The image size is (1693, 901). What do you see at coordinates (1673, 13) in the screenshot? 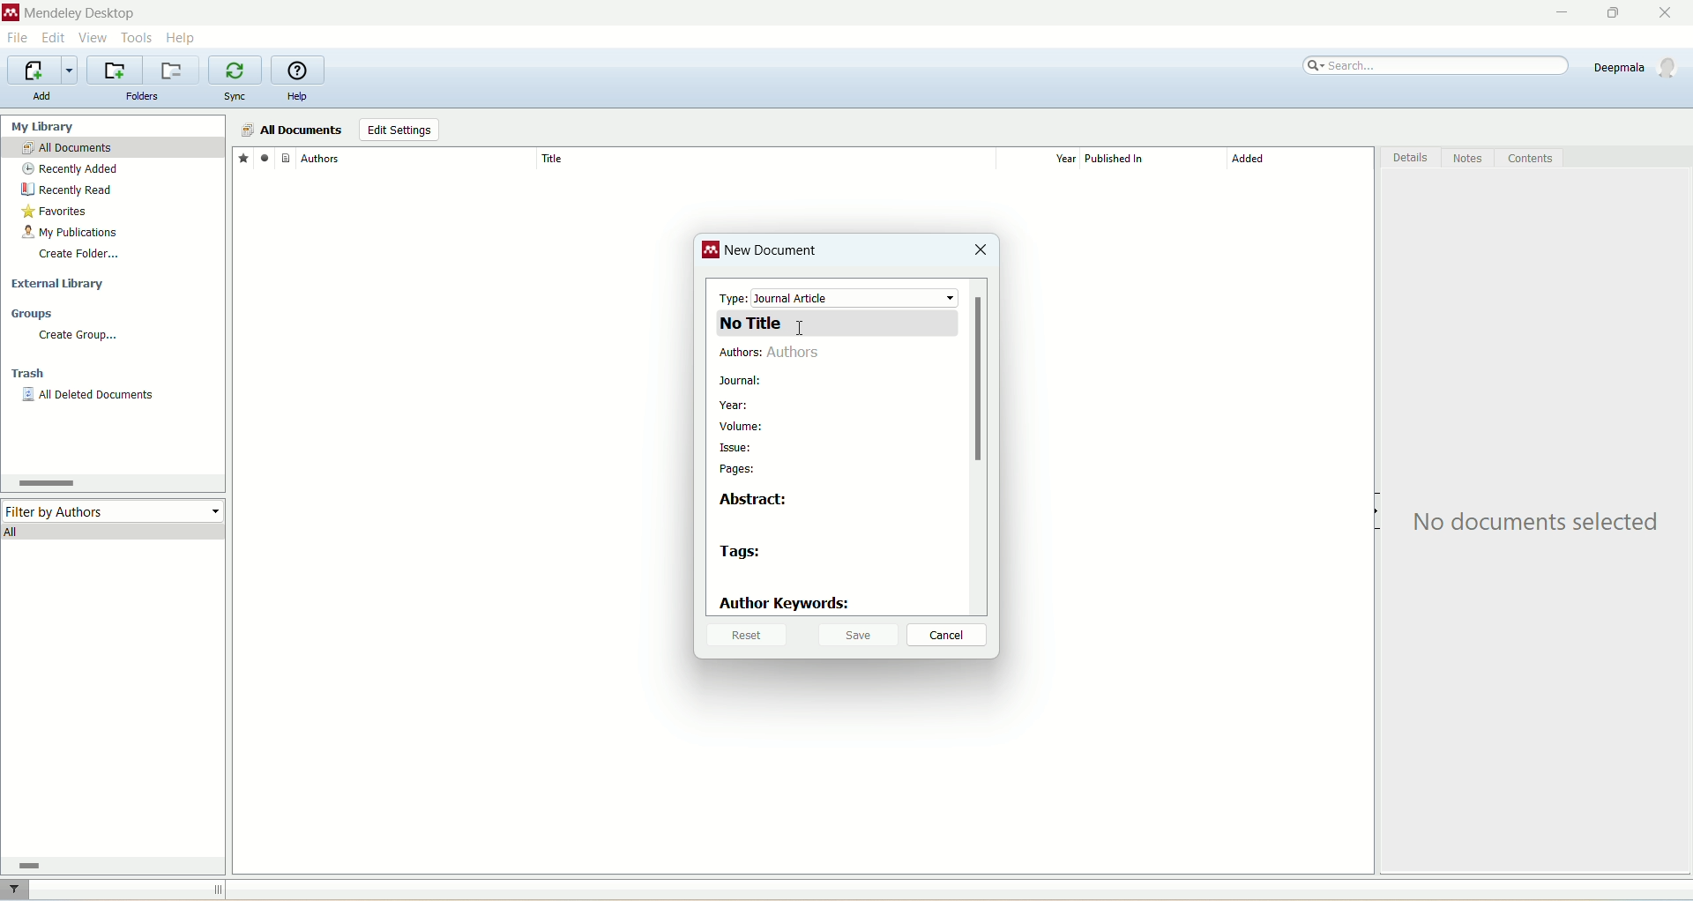
I see `close` at bounding box center [1673, 13].